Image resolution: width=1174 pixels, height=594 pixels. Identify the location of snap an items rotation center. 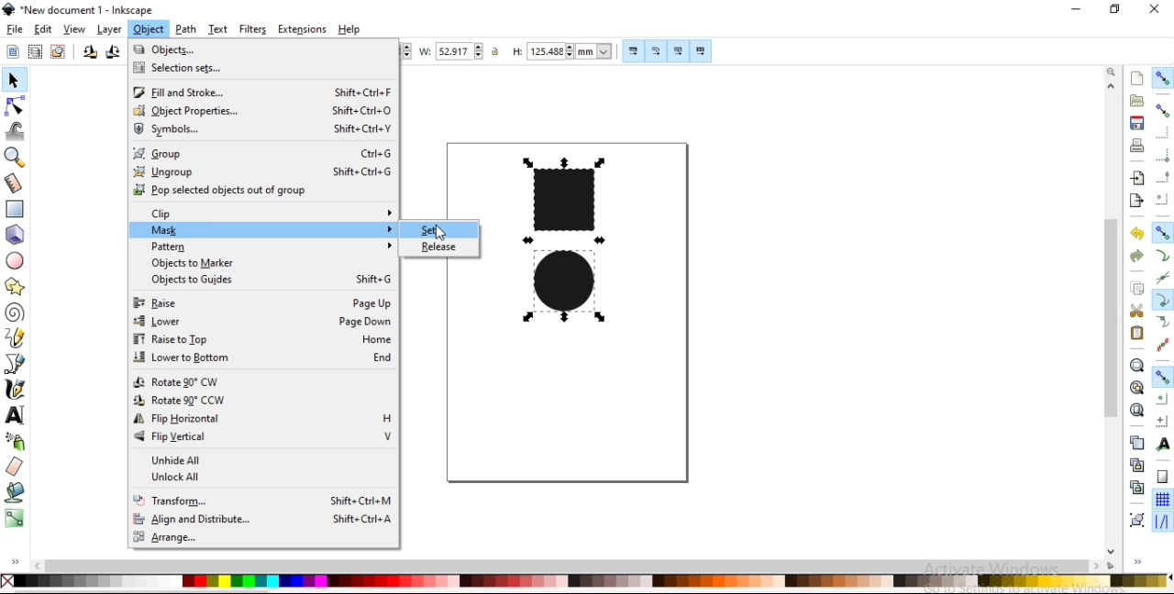
(1161, 420).